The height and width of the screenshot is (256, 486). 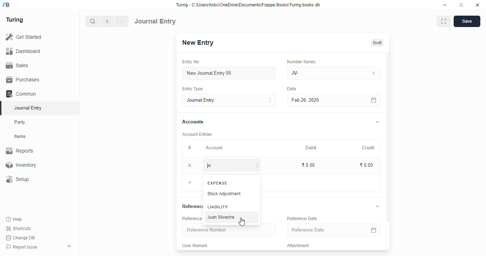 What do you see at coordinates (229, 74) in the screenshot?
I see `new journal entry 05` at bounding box center [229, 74].